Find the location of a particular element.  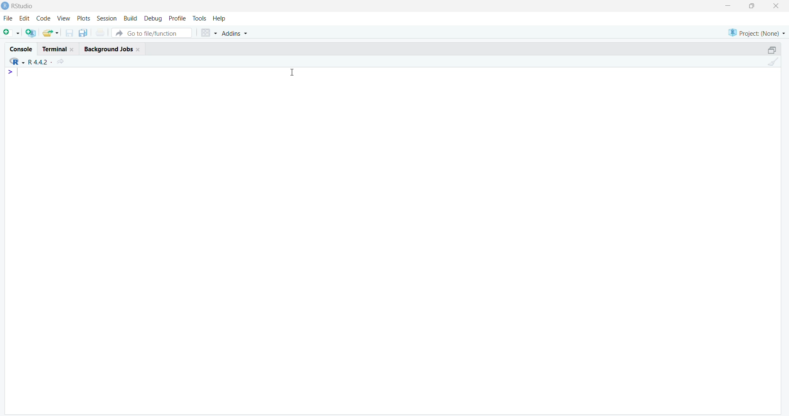

Create a project is located at coordinates (32, 32).